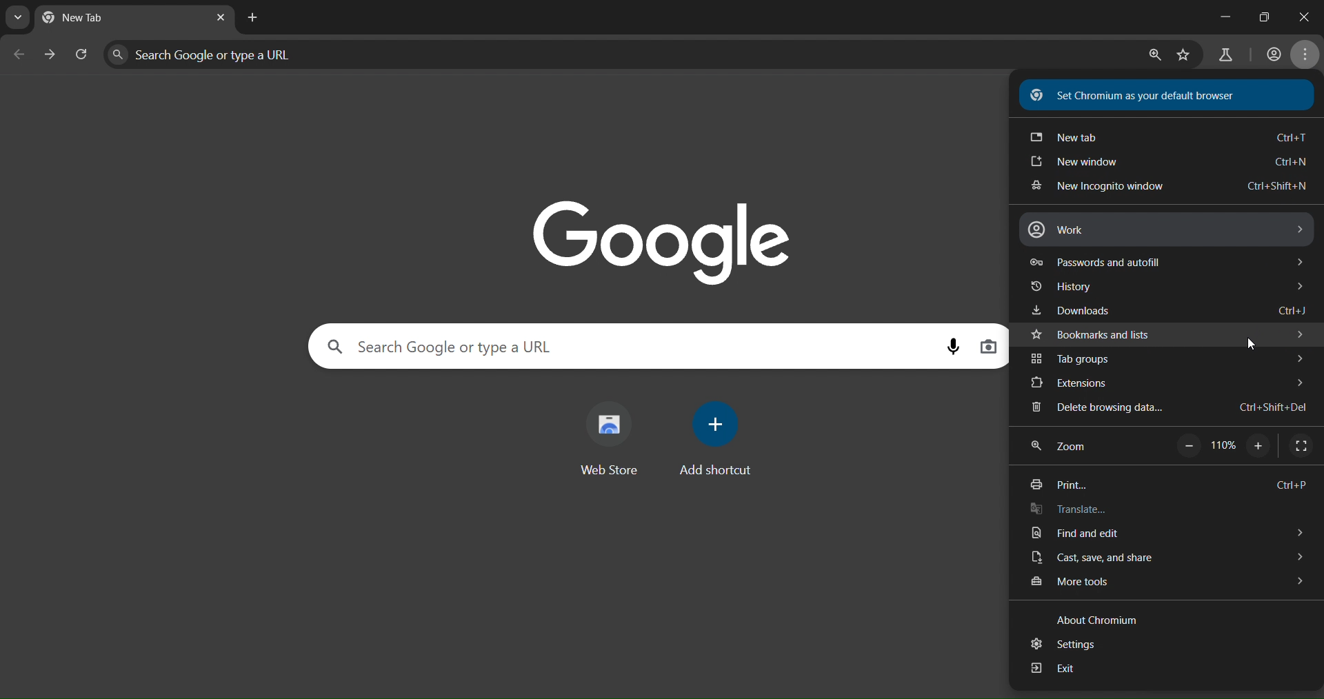 This screenshot has height=699, width=1324. I want to click on add shortcut, so click(719, 438).